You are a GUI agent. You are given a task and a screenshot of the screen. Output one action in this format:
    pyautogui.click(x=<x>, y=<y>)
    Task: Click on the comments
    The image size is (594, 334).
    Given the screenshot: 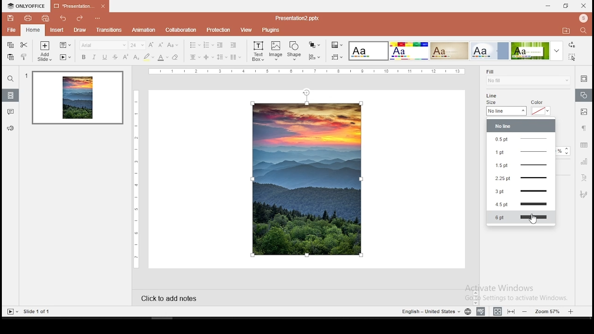 What is the action you would take?
    pyautogui.click(x=11, y=111)
    